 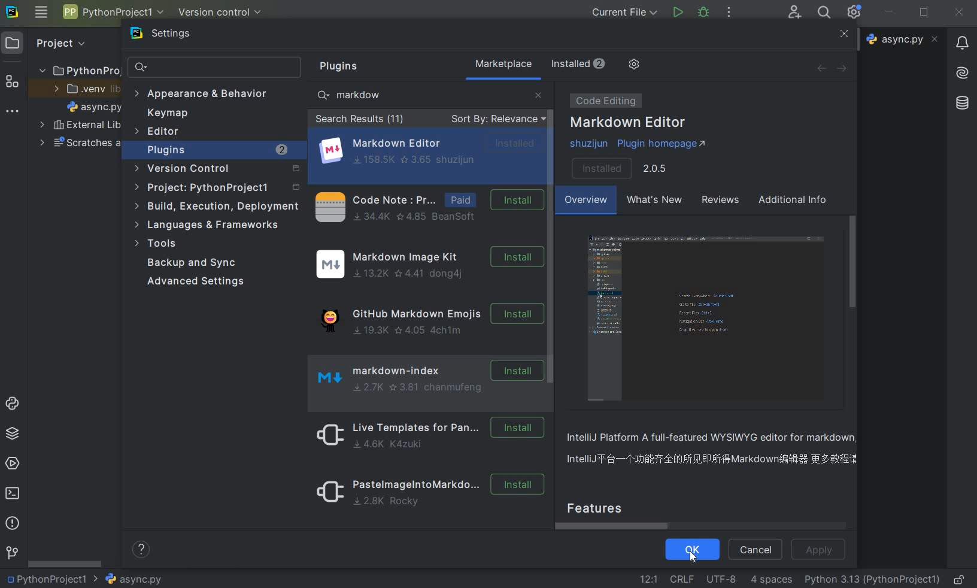 What do you see at coordinates (217, 171) in the screenshot?
I see `version control` at bounding box center [217, 171].